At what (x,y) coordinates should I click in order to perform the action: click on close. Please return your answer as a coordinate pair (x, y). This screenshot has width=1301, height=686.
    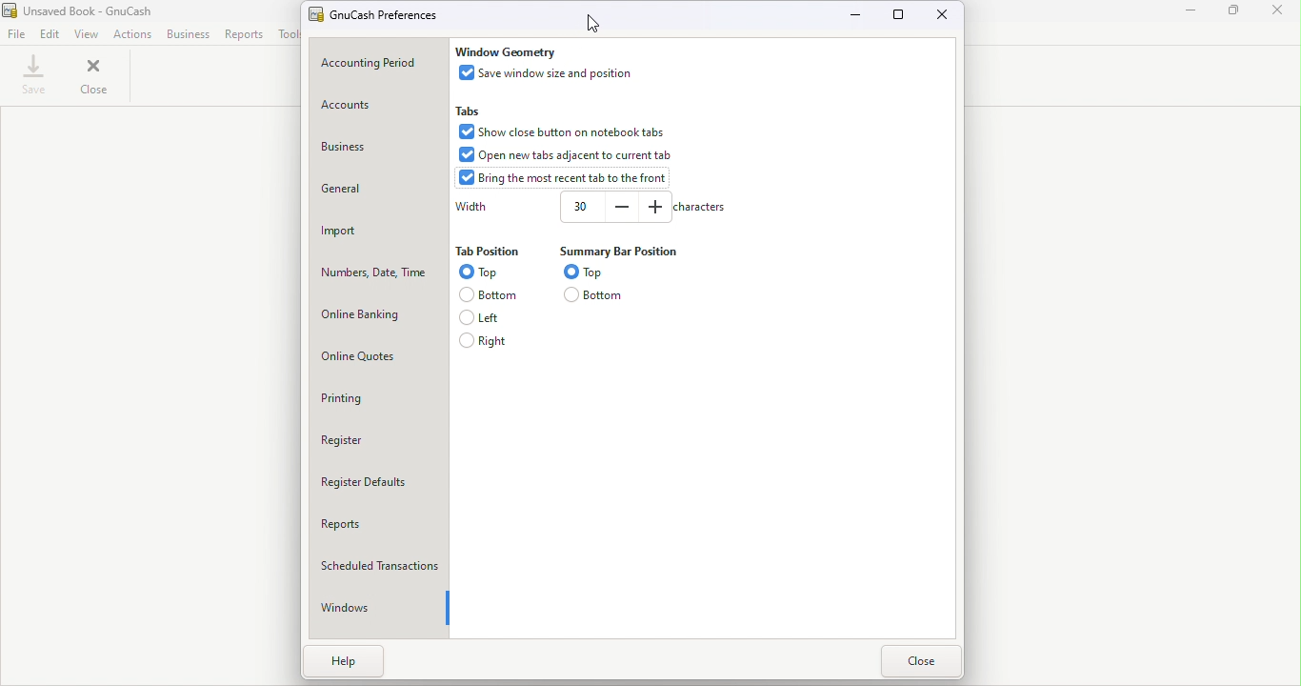
    Looking at the image, I should click on (97, 74).